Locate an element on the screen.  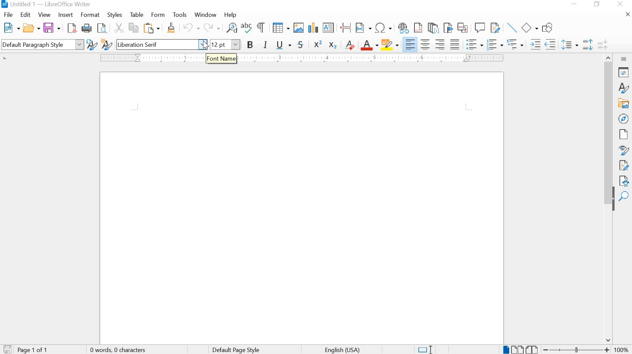
untitled 1 libre office is located at coordinates (48, 5).